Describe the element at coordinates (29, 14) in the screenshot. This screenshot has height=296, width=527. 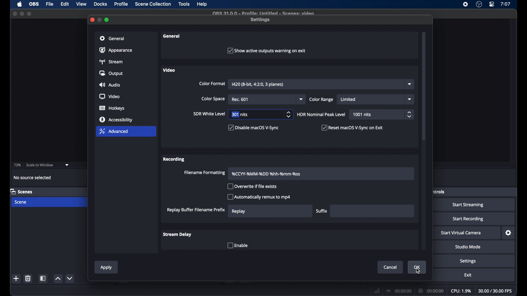
I see `maximize` at that location.